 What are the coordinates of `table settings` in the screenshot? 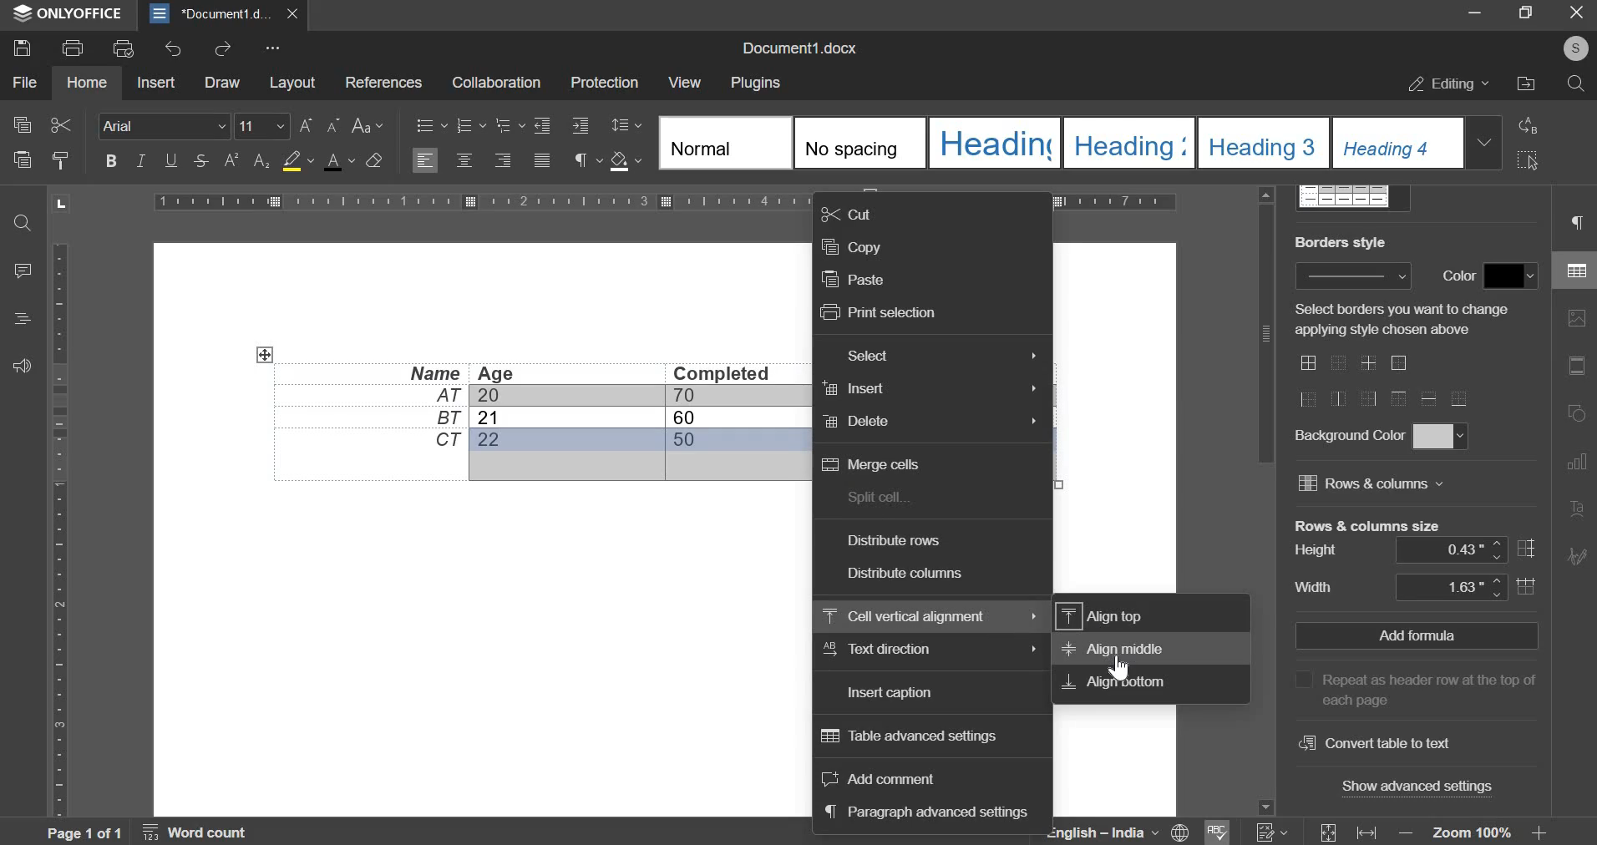 It's located at (1570, 270).